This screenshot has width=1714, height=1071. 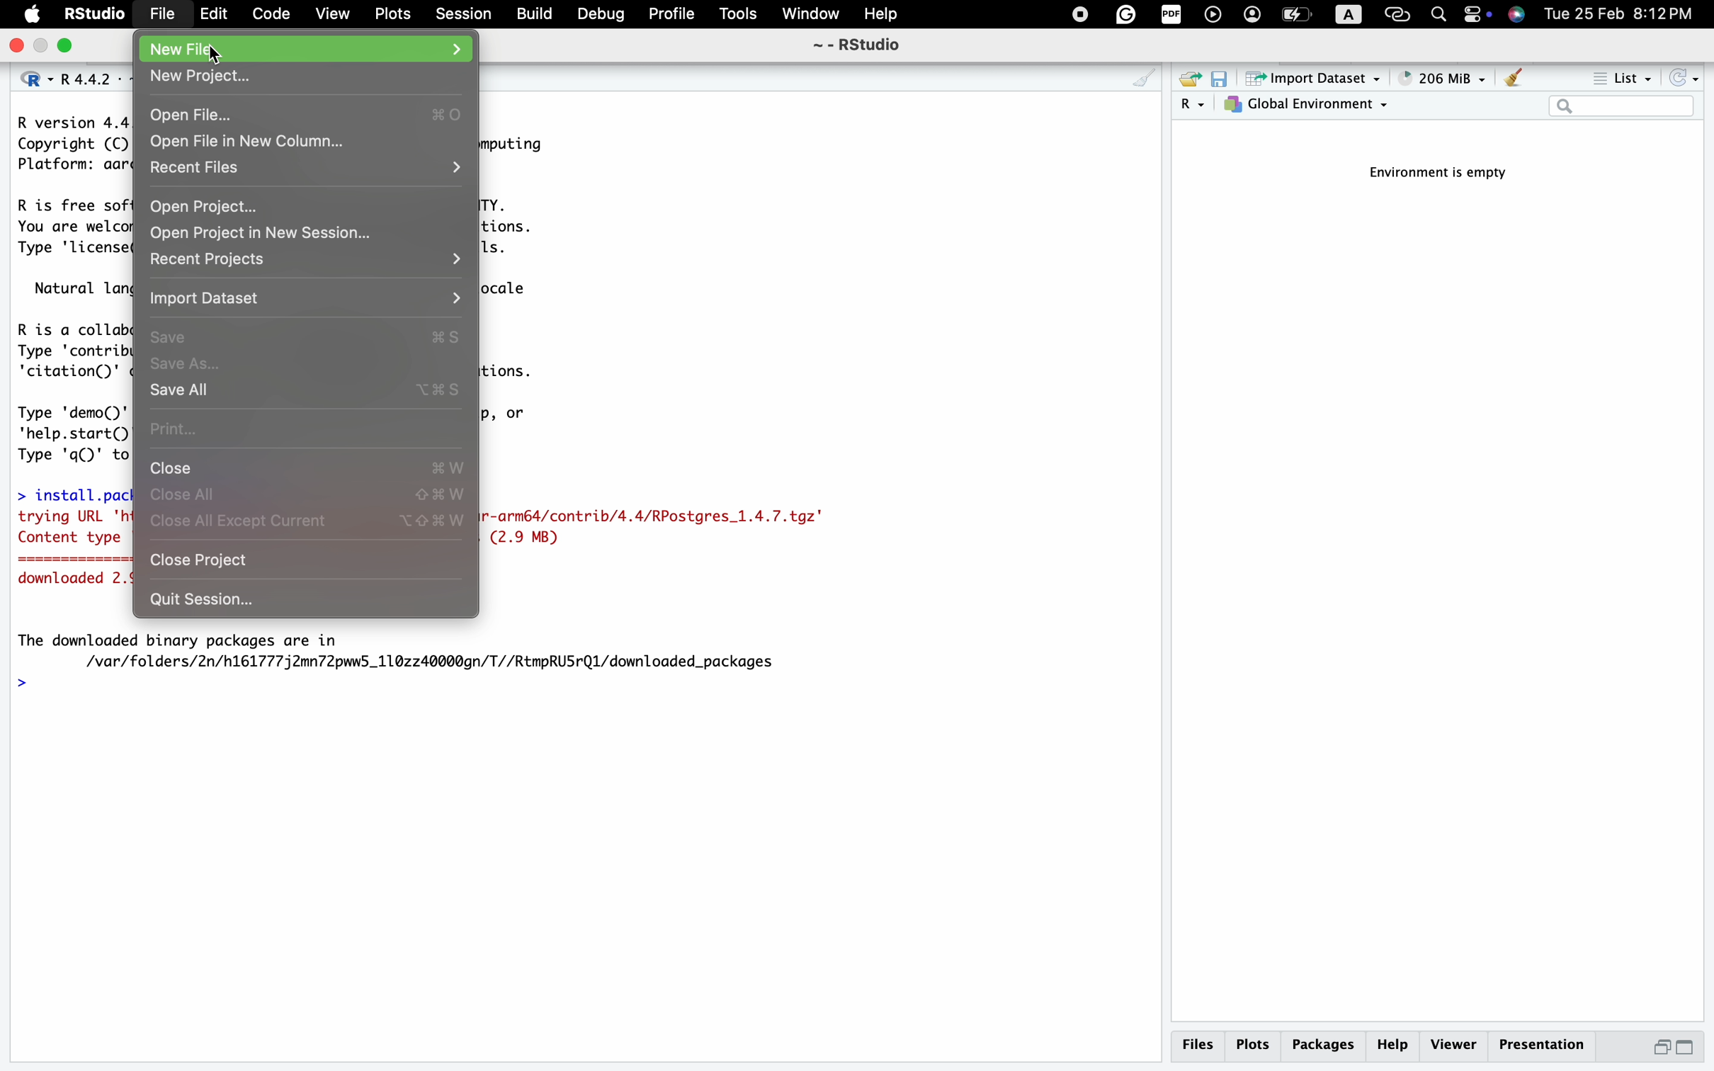 I want to click on save as, so click(x=306, y=365).